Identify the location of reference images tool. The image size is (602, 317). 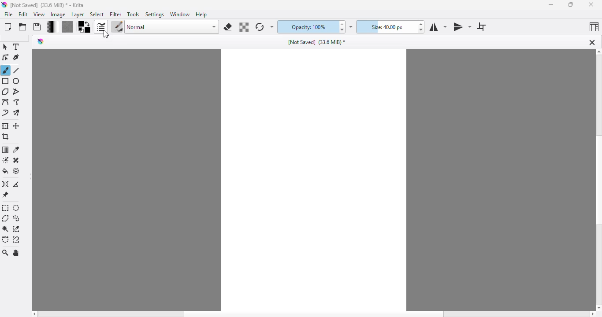
(5, 195).